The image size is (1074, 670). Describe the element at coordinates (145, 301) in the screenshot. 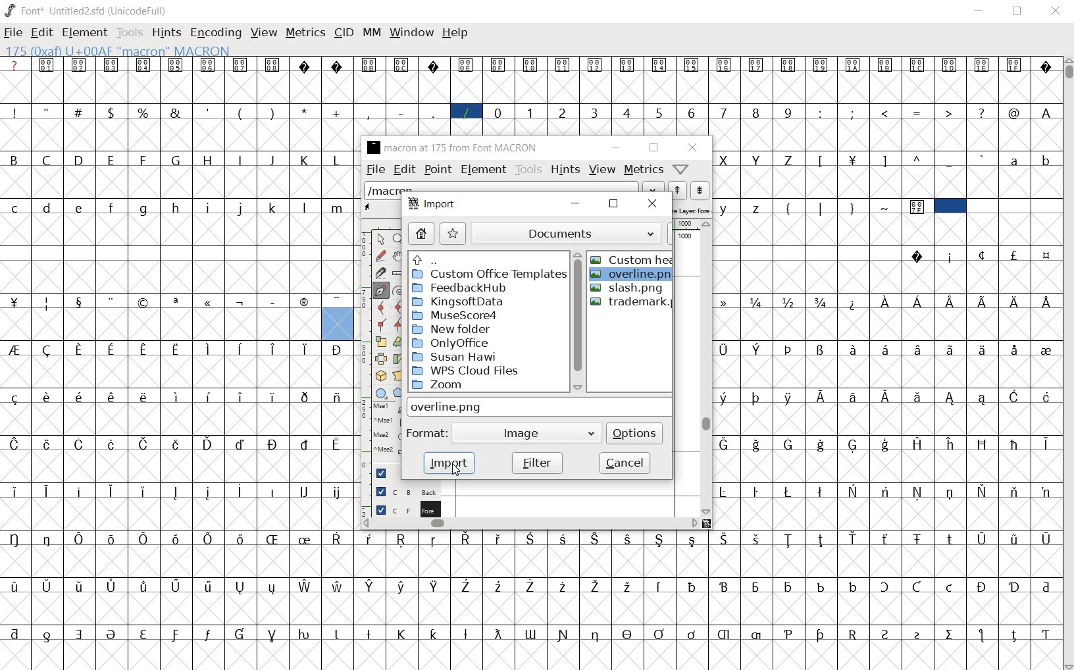

I see `Symbol` at that location.